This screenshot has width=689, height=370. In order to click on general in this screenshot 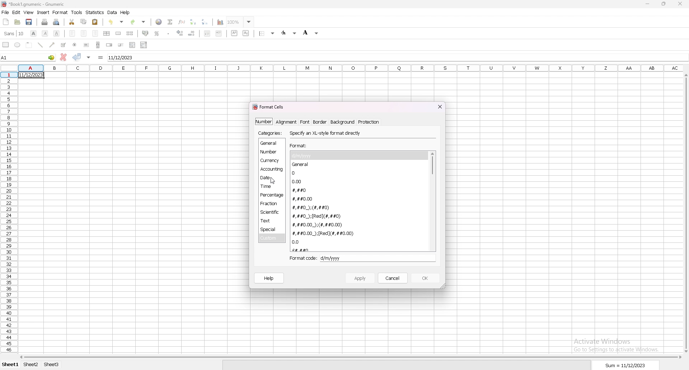, I will do `click(272, 143)`.